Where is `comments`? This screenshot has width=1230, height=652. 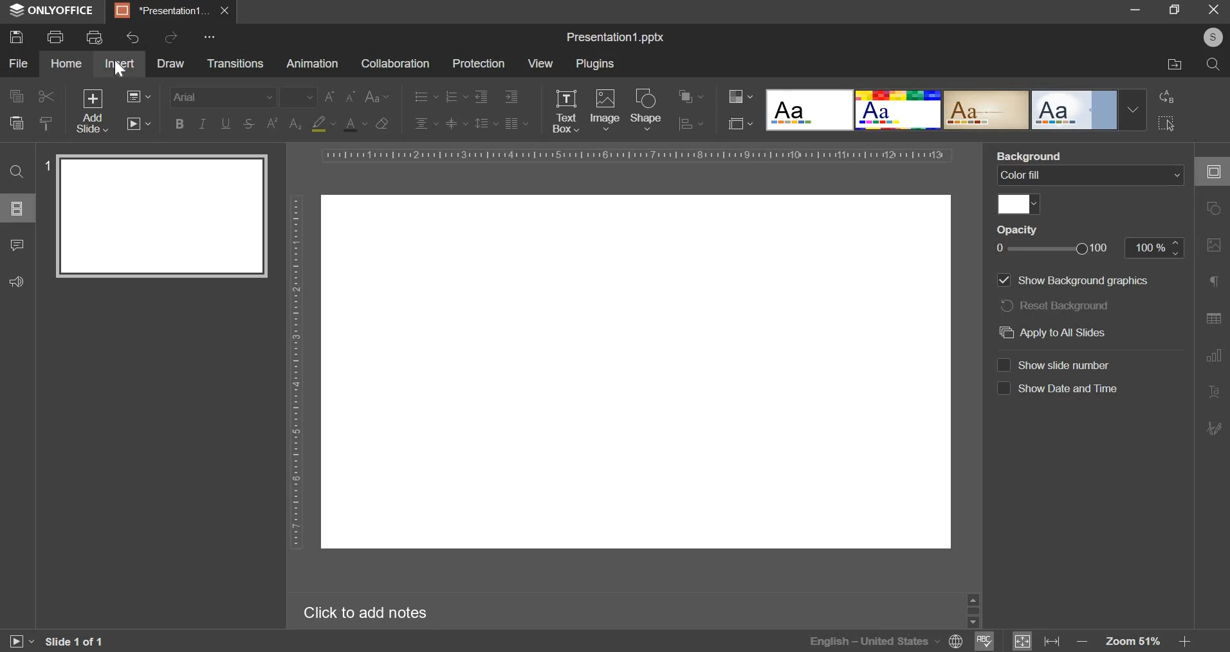 comments is located at coordinates (16, 244).